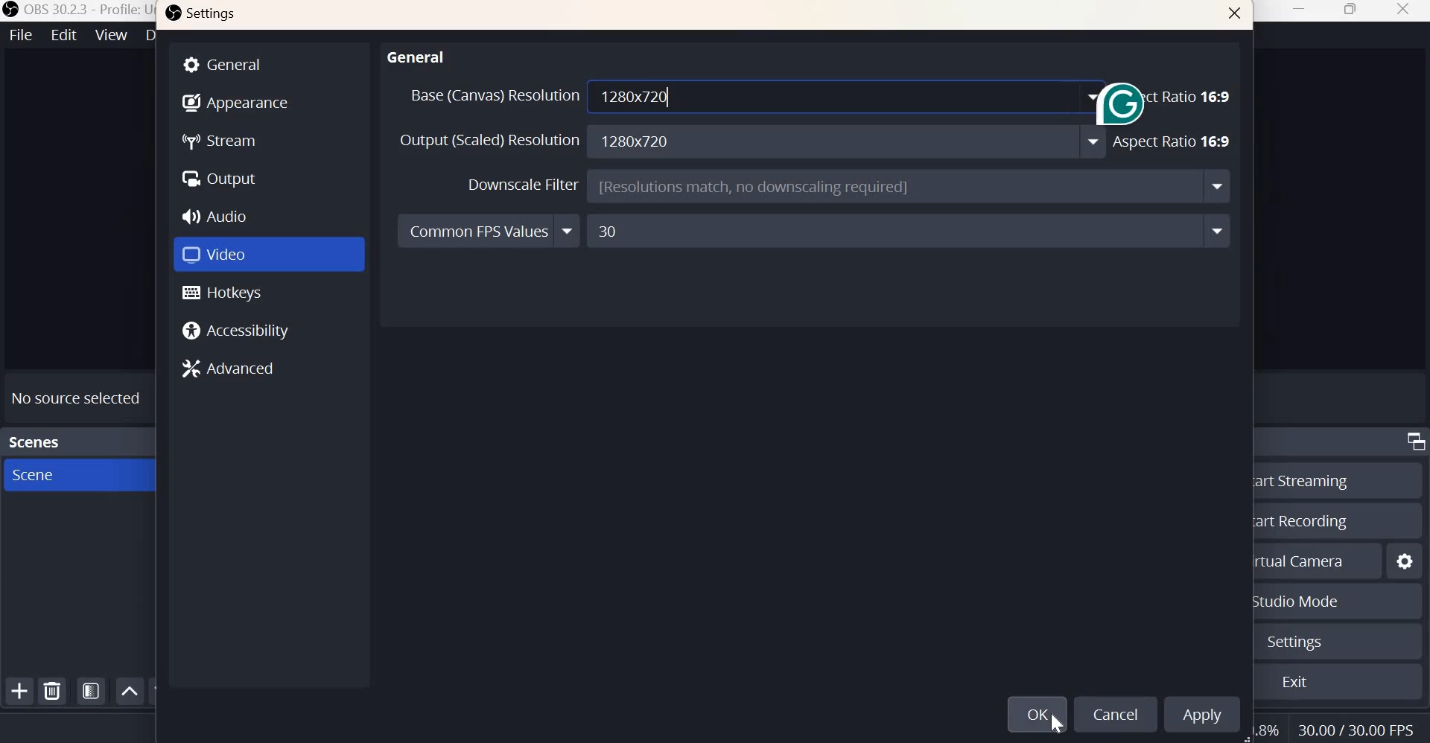  I want to click on remove selected scene , so click(53, 692).